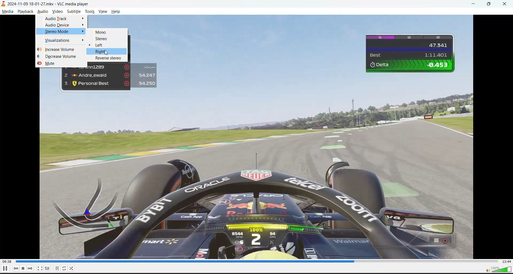 This screenshot has height=274, width=513. I want to click on right, so click(107, 51).